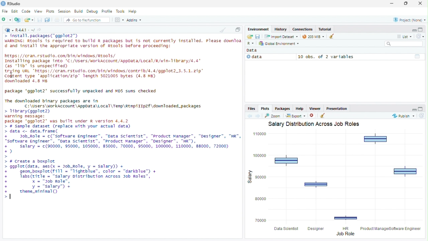 The image size is (428, 241). Describe the element at coordinates (274, 116) in the screenshot. I see `Zoom` at that location.